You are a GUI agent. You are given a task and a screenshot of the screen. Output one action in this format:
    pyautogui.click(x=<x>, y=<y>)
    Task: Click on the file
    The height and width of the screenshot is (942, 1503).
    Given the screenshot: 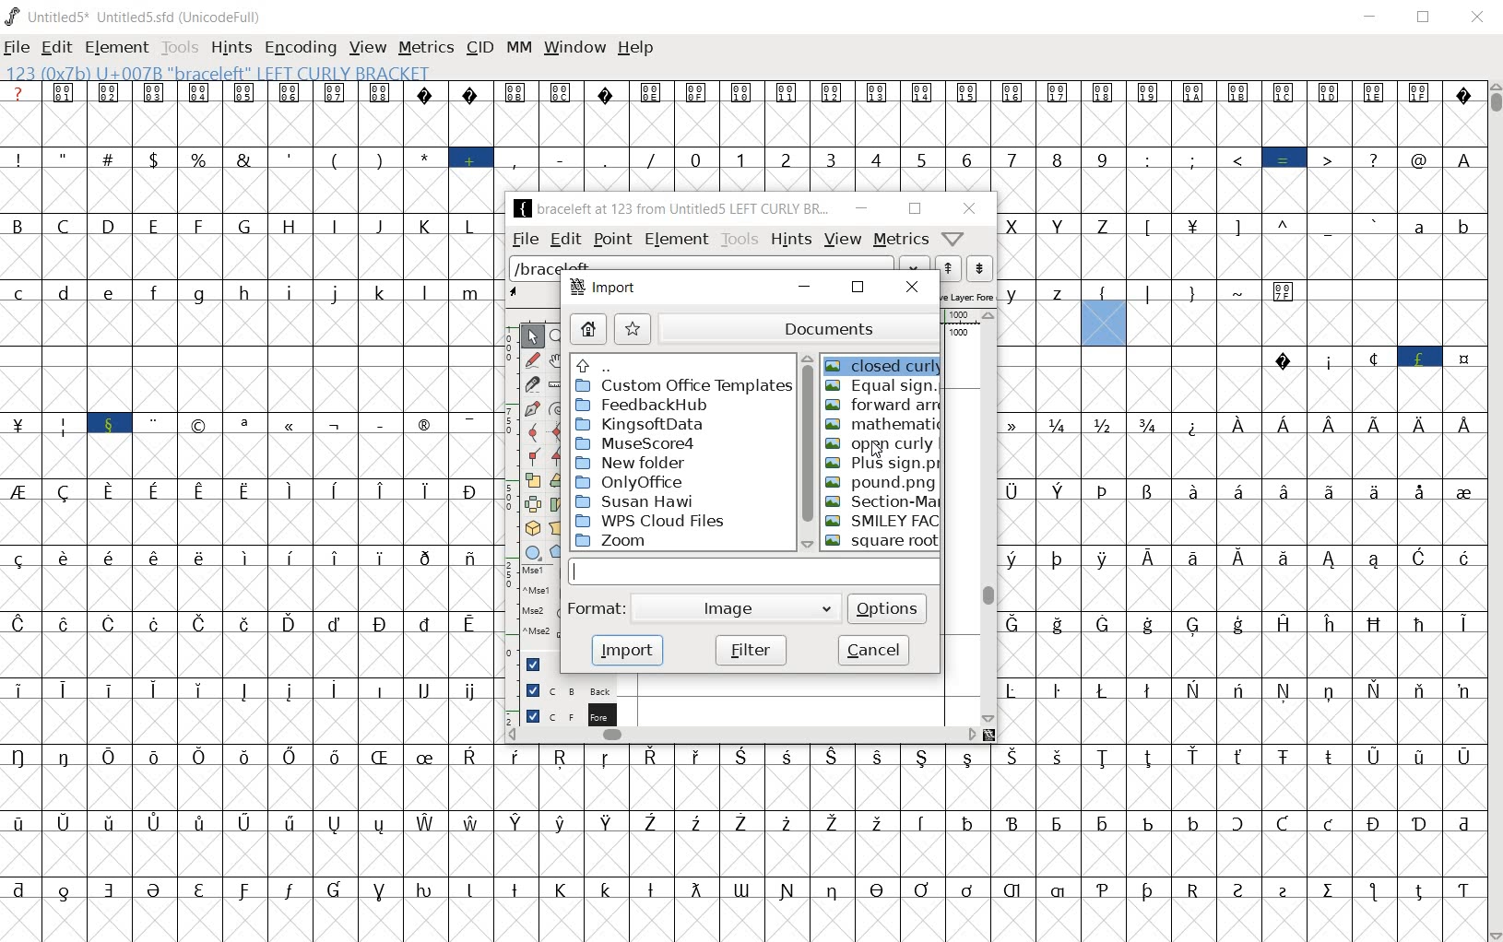 What is the action you would take?
    pyautogui.click(x=527, y=239)
    